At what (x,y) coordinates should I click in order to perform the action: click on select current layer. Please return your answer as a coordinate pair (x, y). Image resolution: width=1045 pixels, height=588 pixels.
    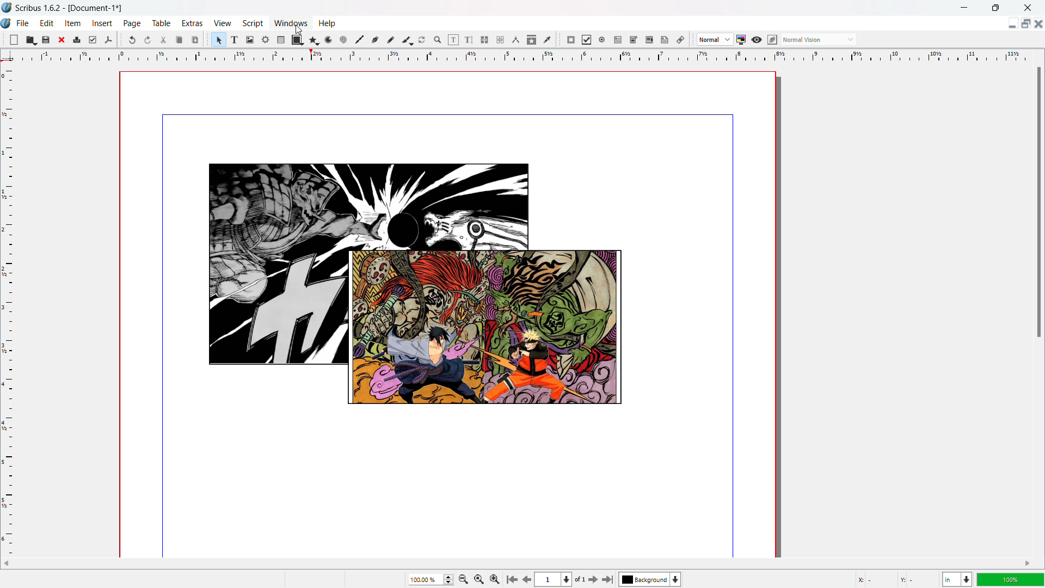
    Looking at the image, I should click on (650, 579).